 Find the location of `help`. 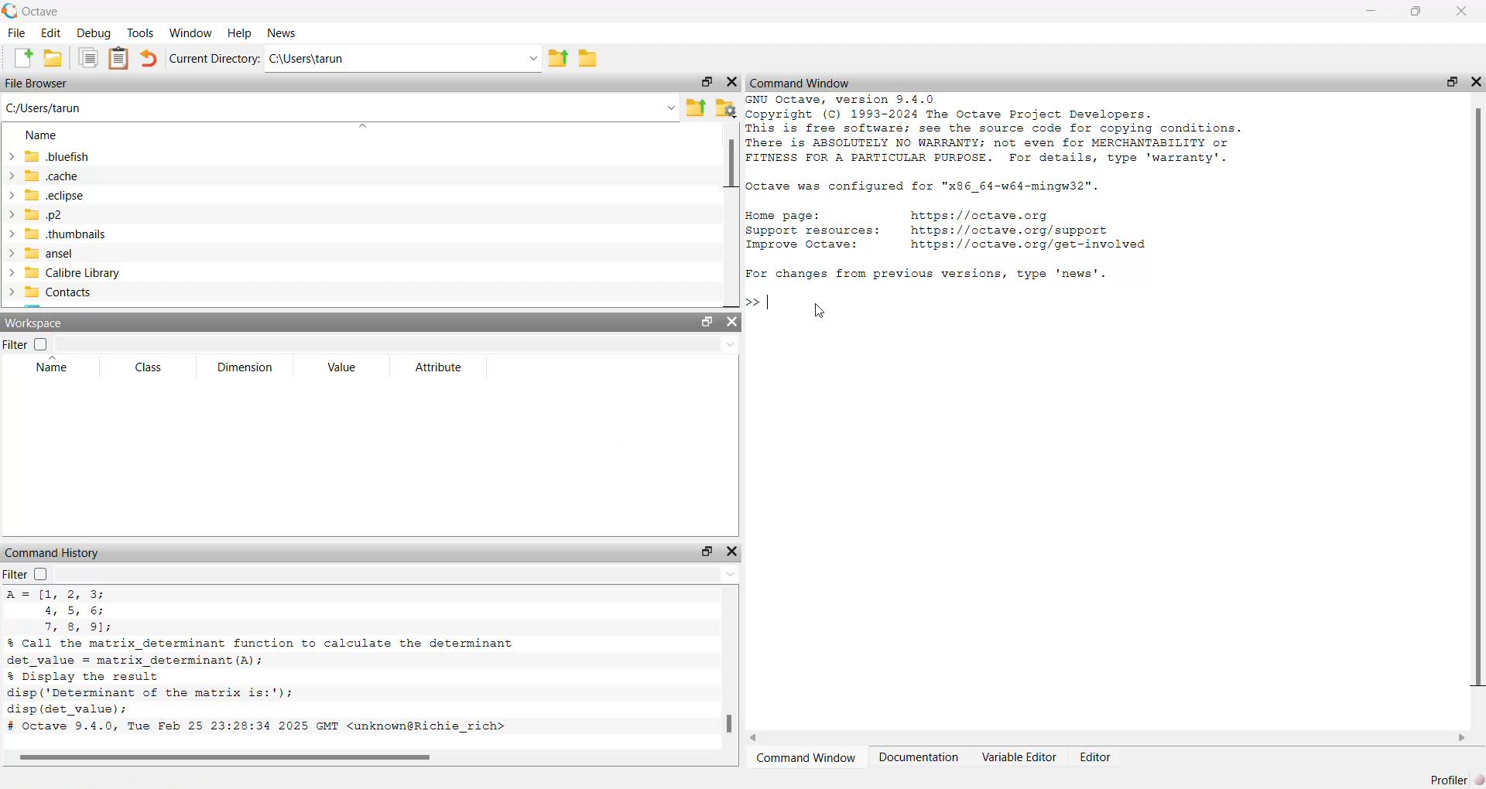

help is located at coordinates (240, 32).